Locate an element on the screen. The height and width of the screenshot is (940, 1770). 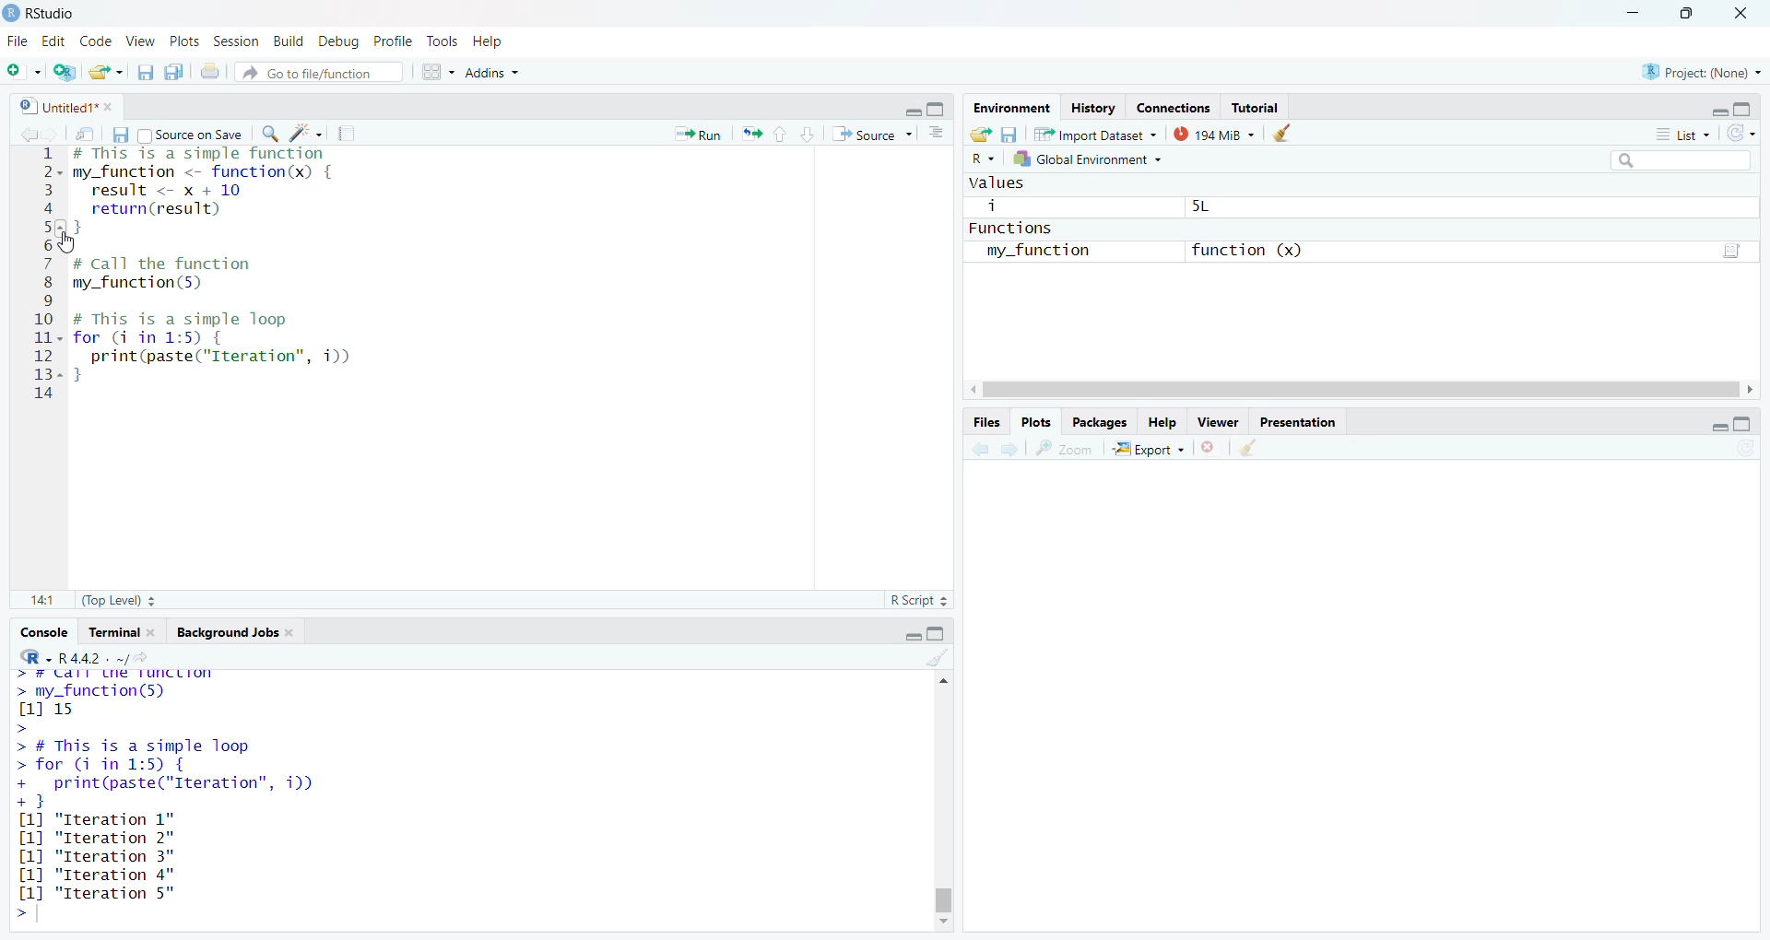
minimize is located at coordinates (1714, 108).